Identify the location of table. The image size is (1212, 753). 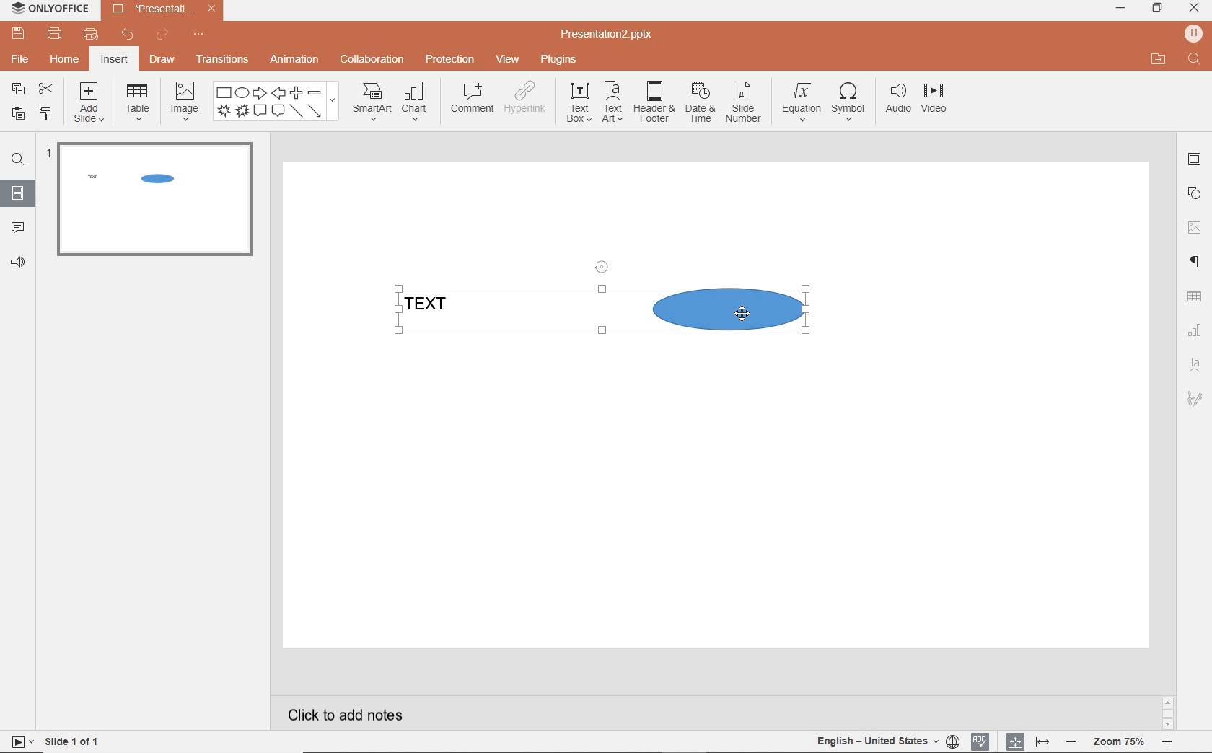
(136, 102).